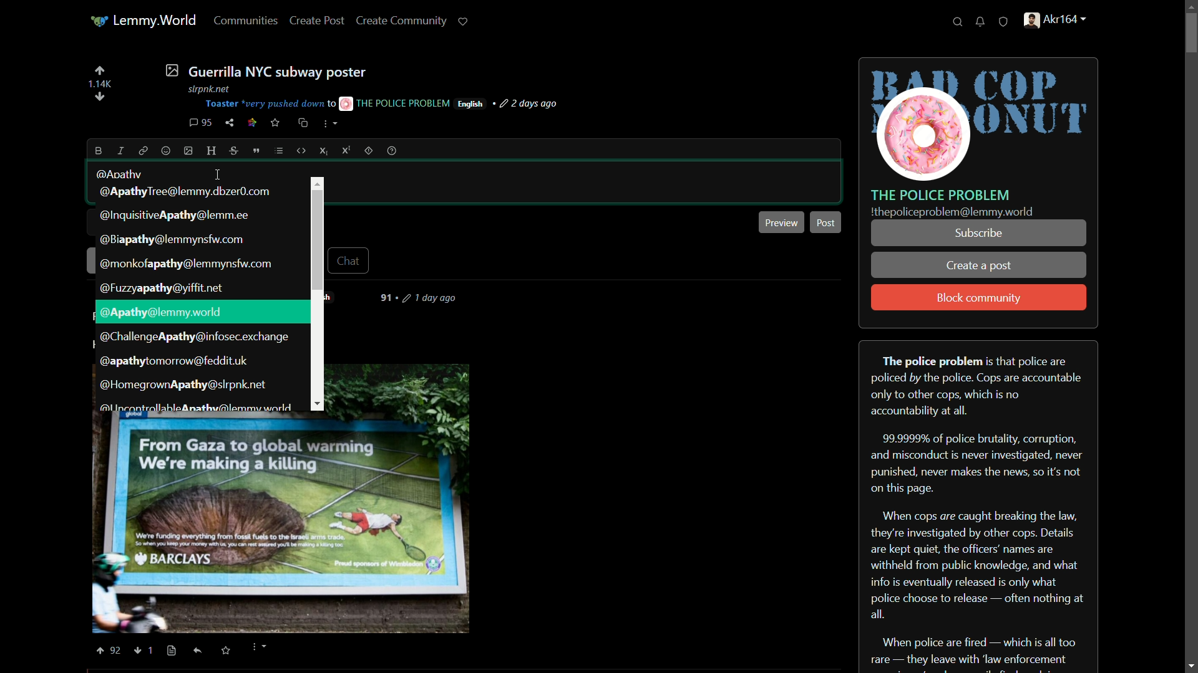  Describe the element at coordinates (302, 123) in the screenshot. I see `cross-post` at that location.